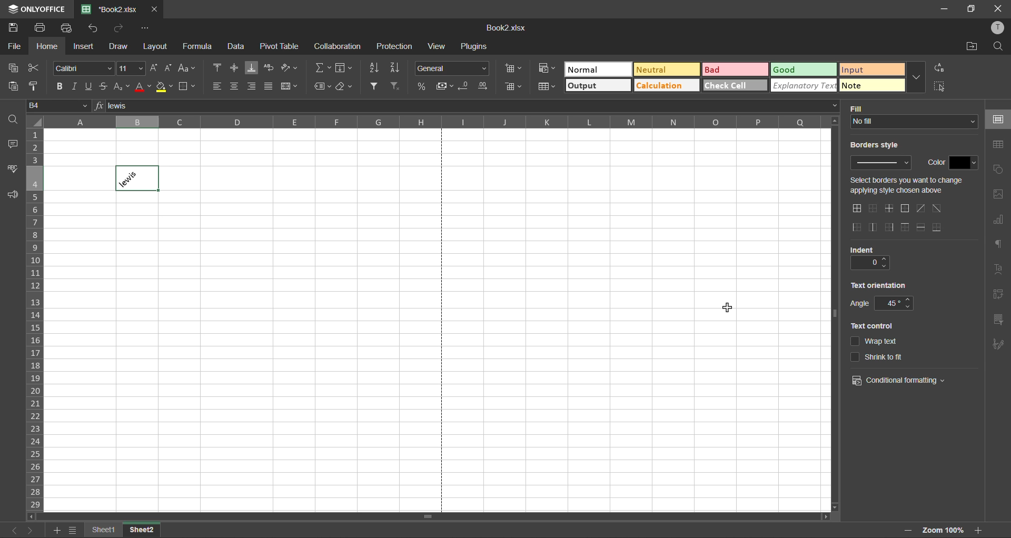 The width and height of the screenshot is (1011, 538). What do you see at coordinates (880, 285) in the screenshot?
I see `text orientation ` at bounding box center [880, 285].